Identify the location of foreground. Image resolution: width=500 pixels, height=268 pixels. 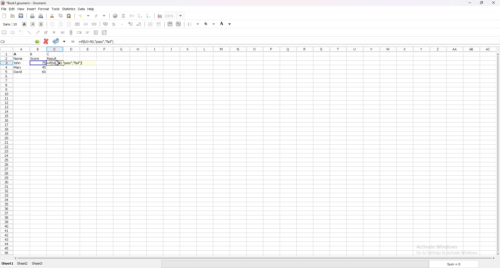
(210, 24).